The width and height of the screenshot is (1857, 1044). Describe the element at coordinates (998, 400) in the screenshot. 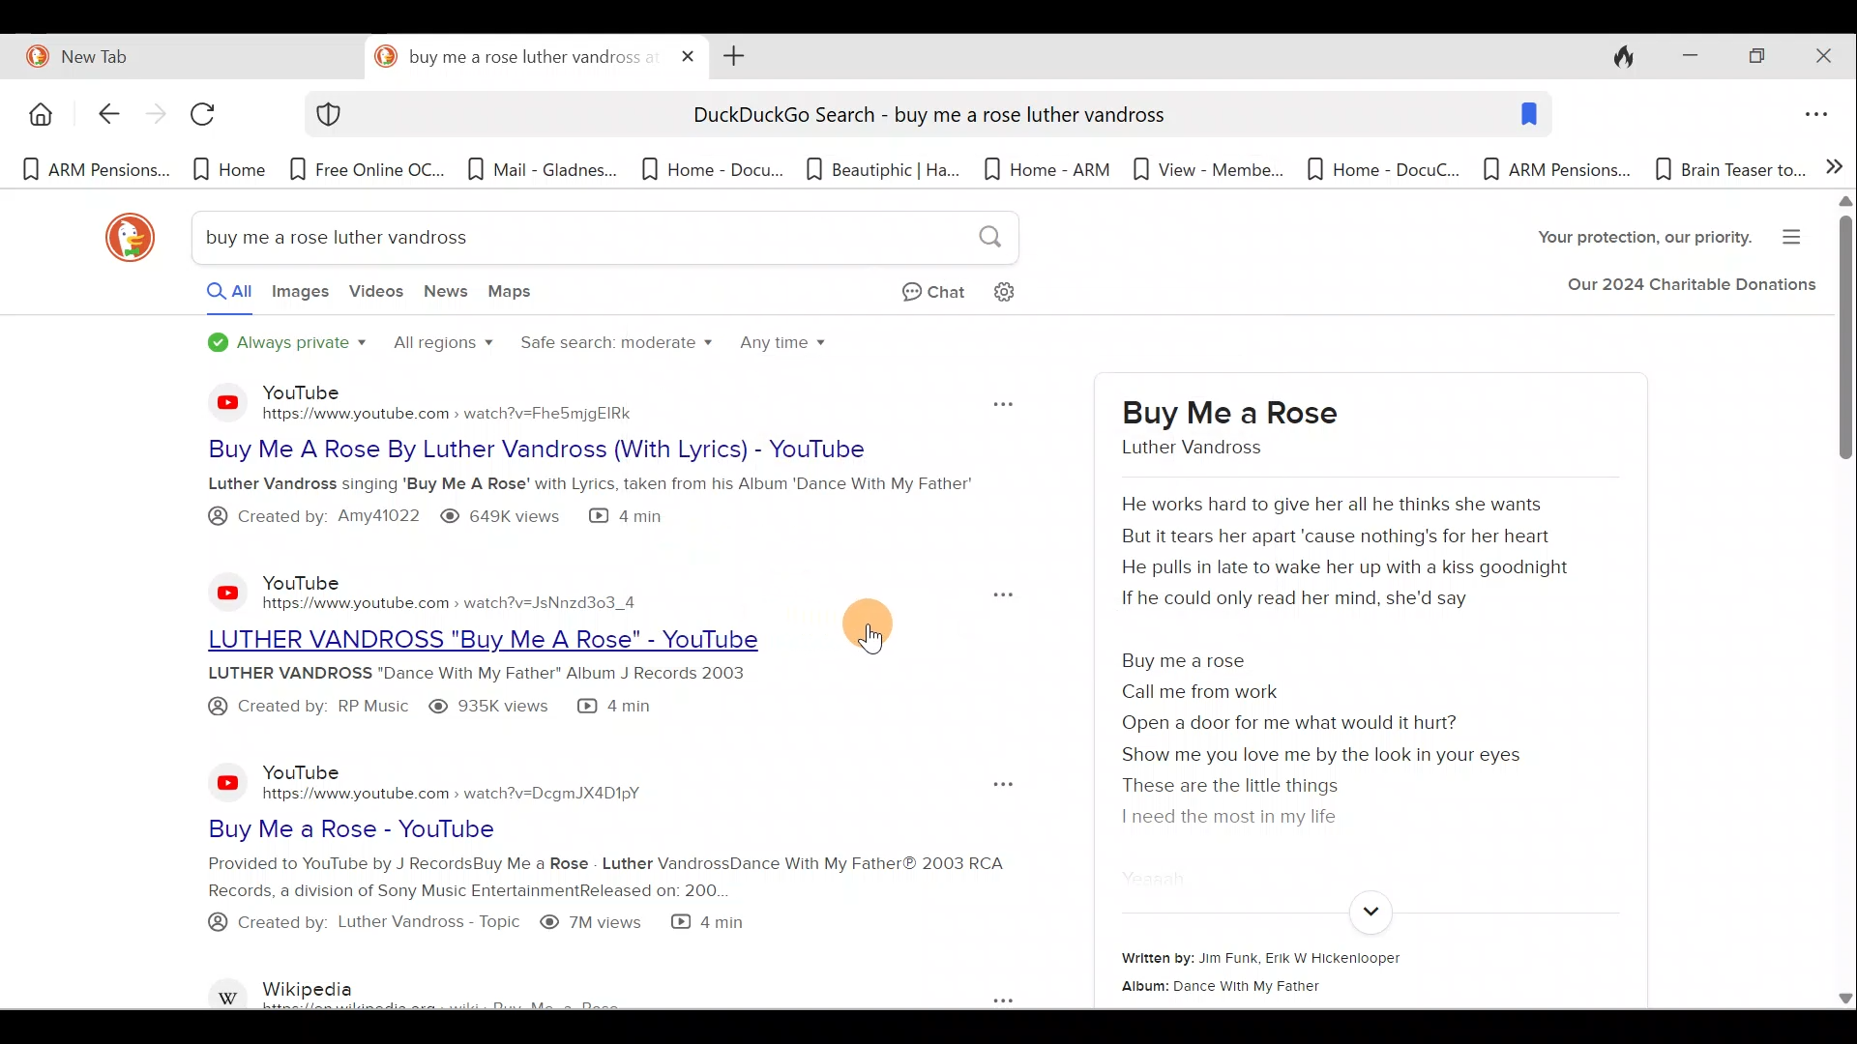

I see `Pop out` at that location.